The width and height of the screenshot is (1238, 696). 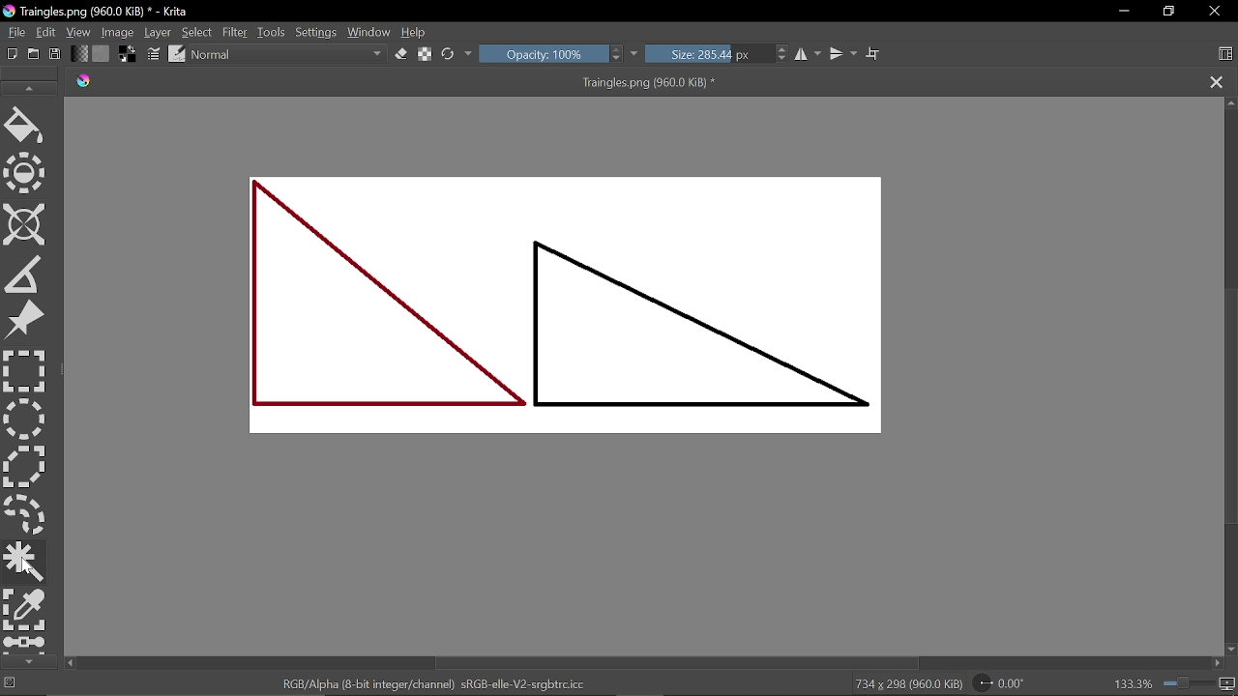 I want to click on scroll down, so click(x=30, y=661).